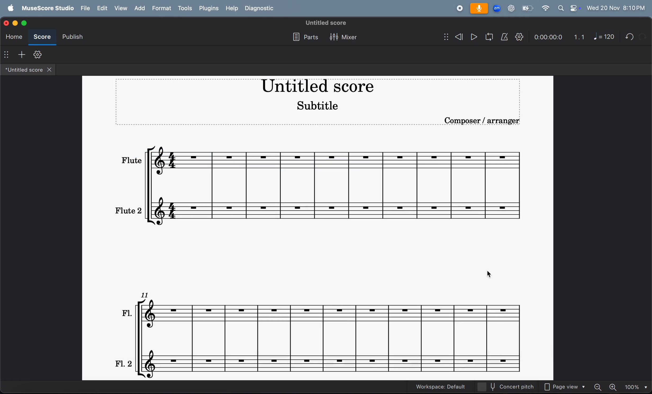 This screenshot has width=652, height=394. I want to click on set zoom - 100%, so click(635, 387).